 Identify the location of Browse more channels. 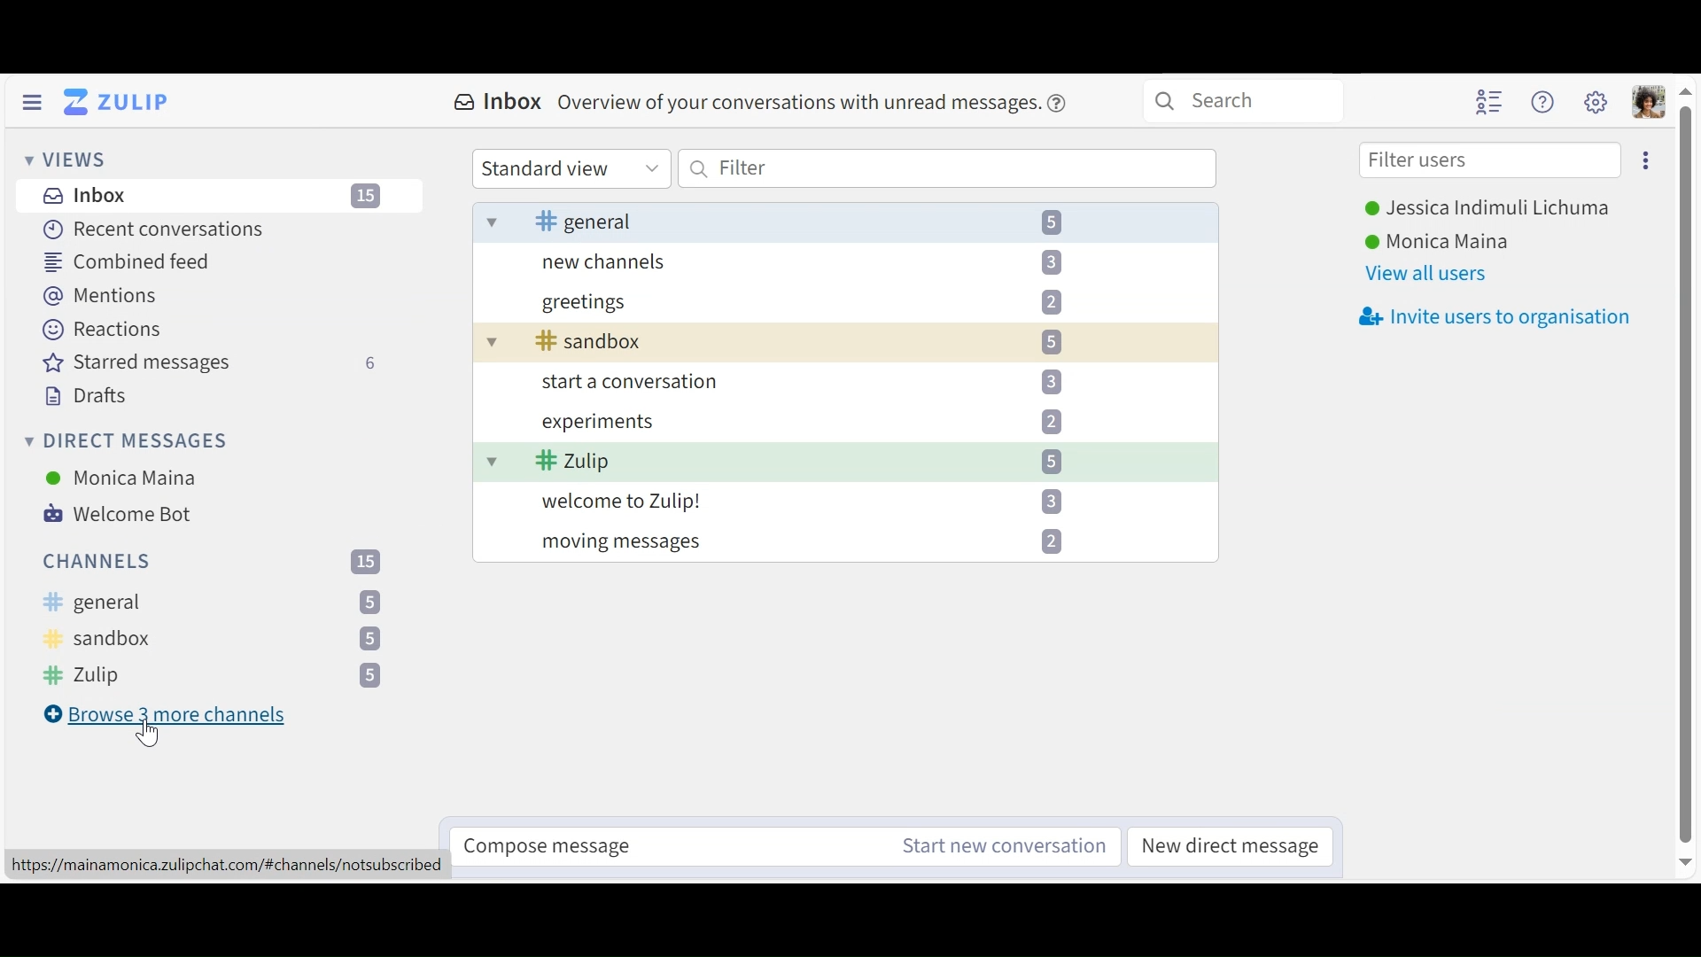
(172, 715).